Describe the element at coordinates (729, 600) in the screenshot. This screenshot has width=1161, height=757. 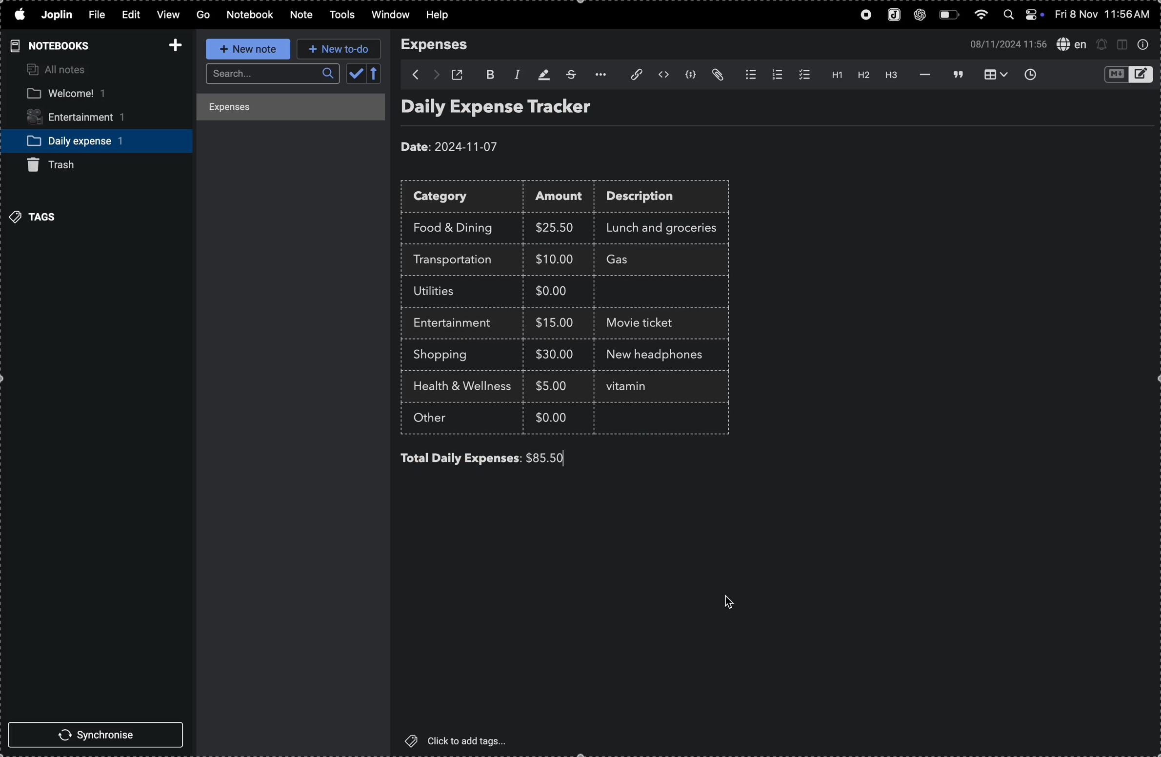
I see `cursor` at that location.